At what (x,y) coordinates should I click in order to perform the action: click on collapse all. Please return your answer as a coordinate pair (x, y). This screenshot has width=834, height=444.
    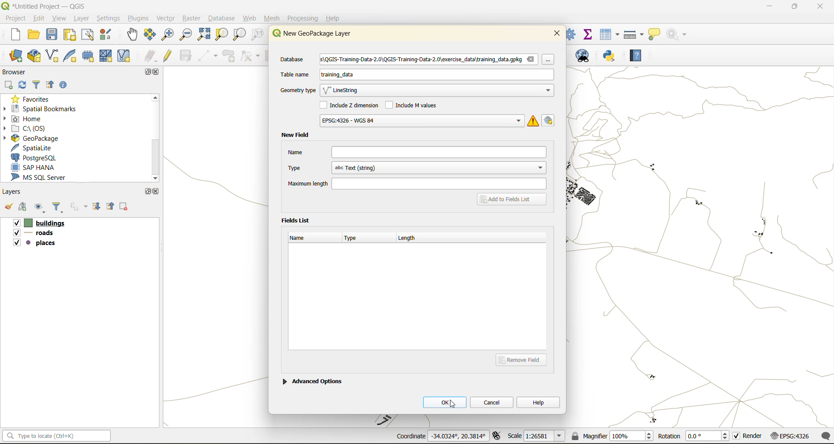
    Looking at the image, I should click on (52, 85).